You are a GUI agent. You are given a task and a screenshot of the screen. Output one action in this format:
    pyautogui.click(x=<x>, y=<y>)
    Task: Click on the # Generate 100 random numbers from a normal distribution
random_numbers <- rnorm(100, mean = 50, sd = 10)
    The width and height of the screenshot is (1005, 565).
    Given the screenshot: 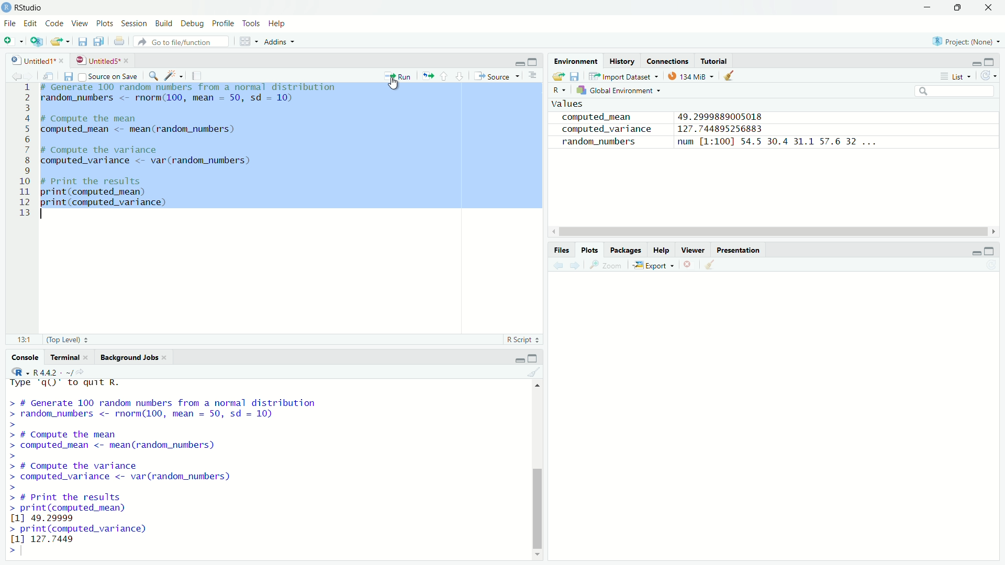 What is the action you would take?
    pyautogui.click(x=198, y=408)
    